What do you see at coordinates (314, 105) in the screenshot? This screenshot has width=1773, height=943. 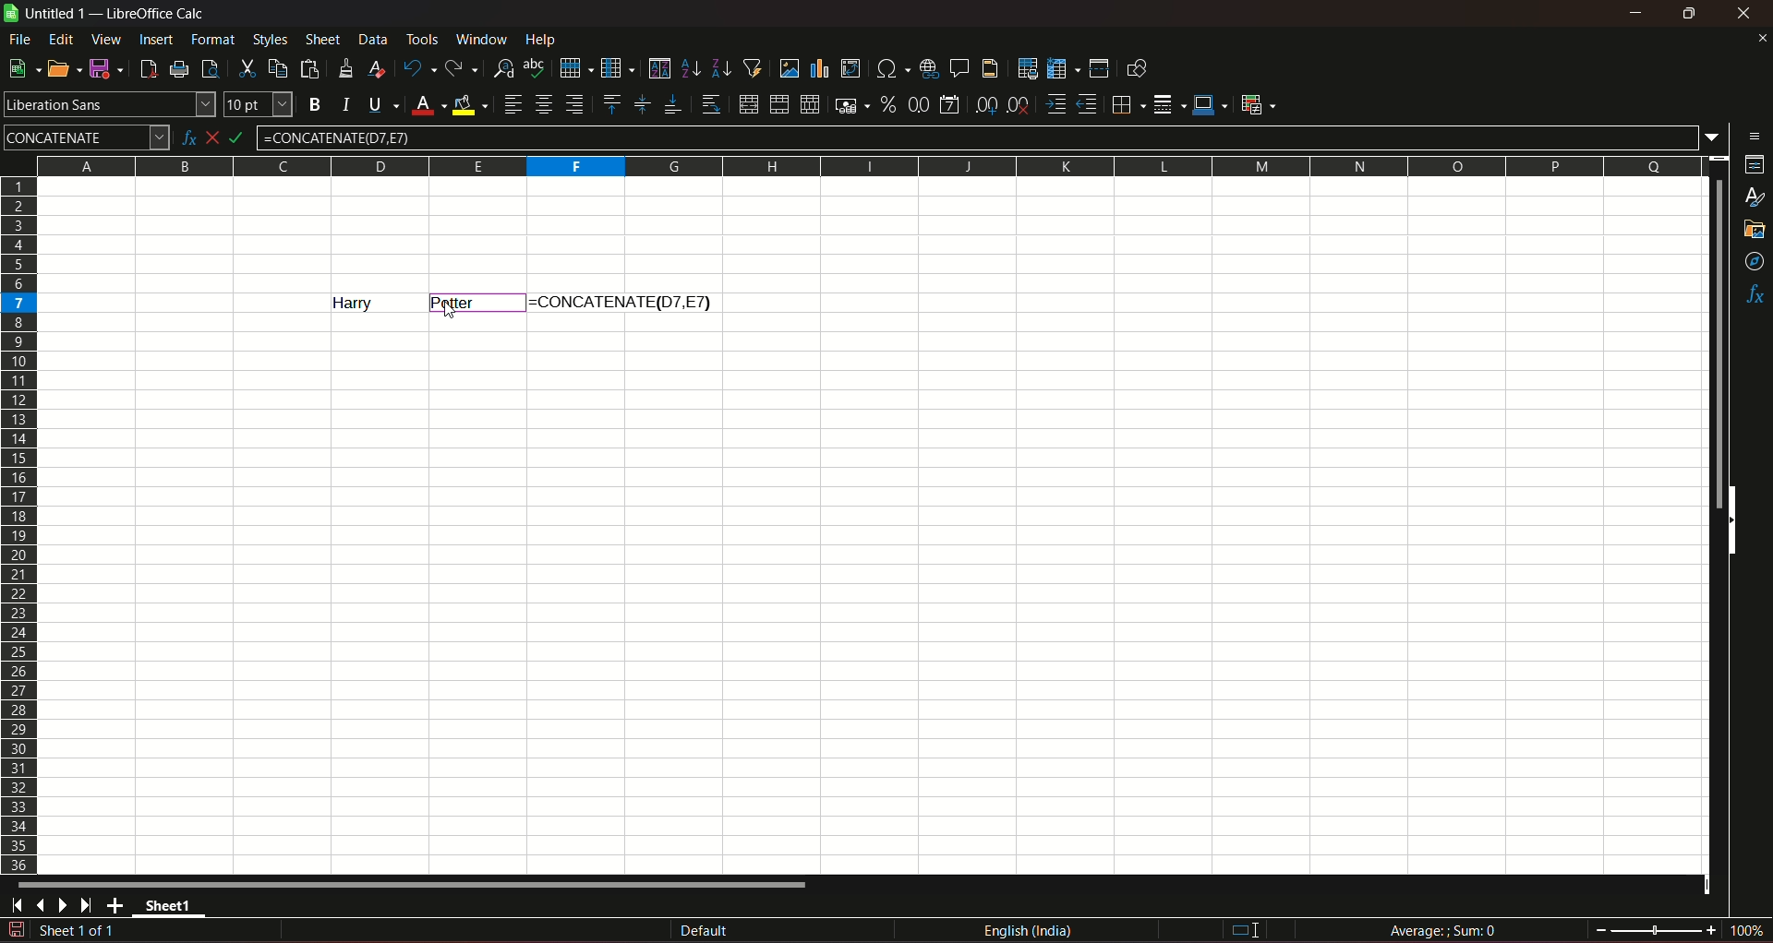 I see `bold` at bounding box center [314, 105].